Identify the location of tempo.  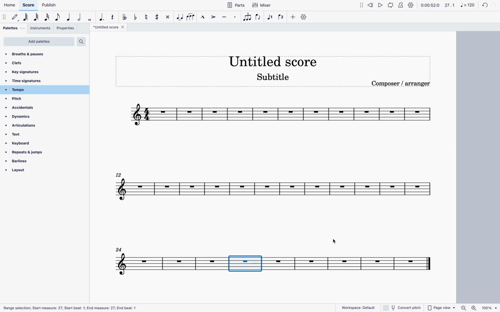
(38, 90).